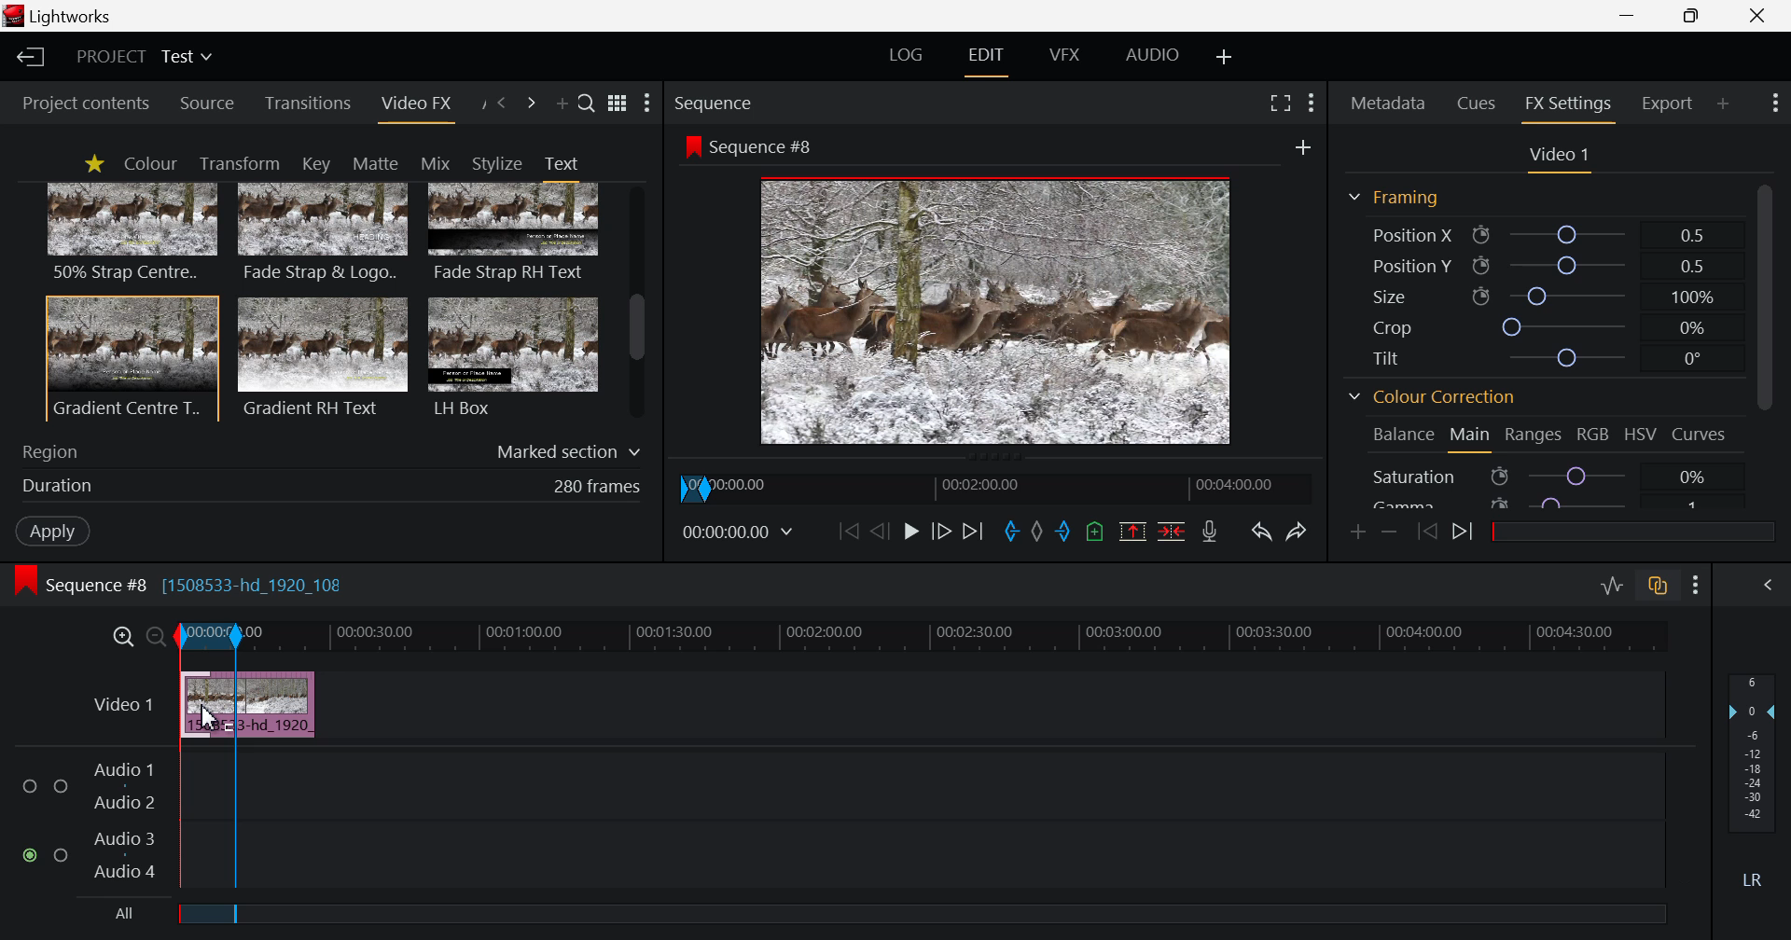  What do you see at coordinates (619, 103) in the screenshot?
I see `Toggle between list and title views` at bounding box center [619, 103].